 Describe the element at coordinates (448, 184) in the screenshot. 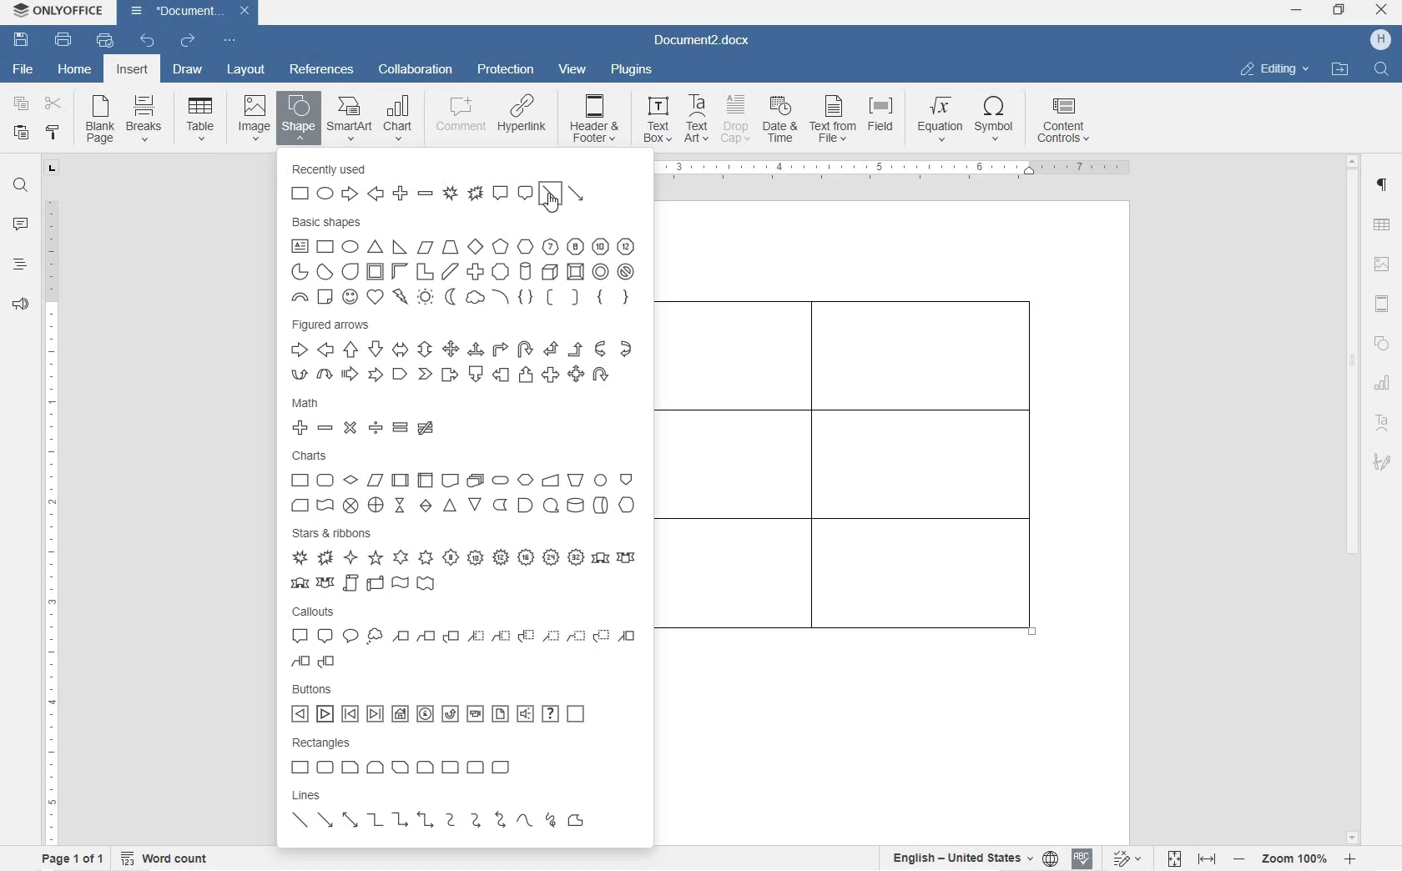

I see `recently used` at that location.